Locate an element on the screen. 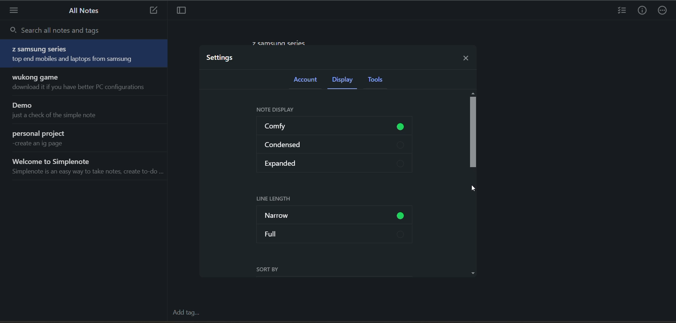  personal project create an ig page is located at coordinates (86, 139).